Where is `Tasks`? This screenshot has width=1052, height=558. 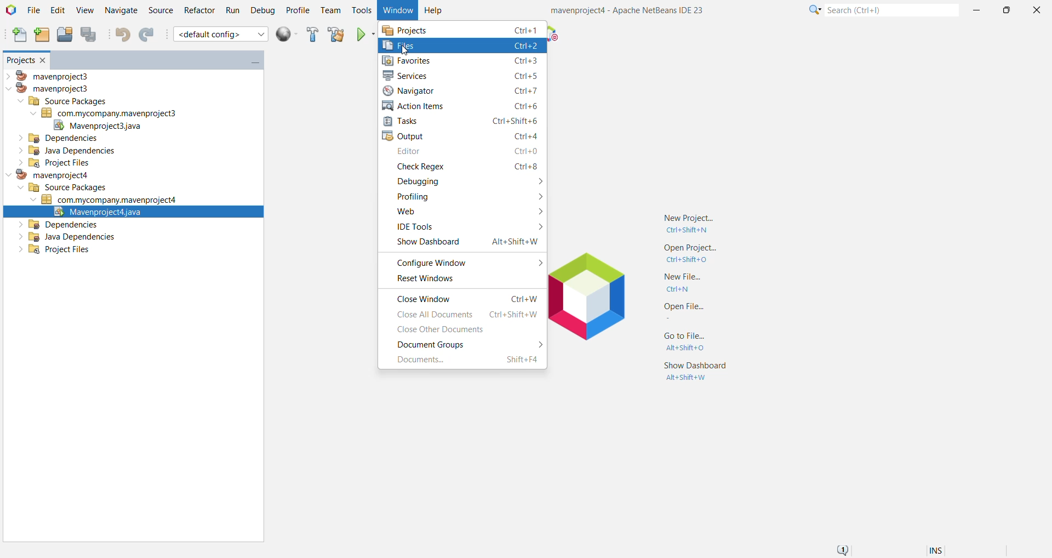
Tasks is located at coordinates (464, 122).